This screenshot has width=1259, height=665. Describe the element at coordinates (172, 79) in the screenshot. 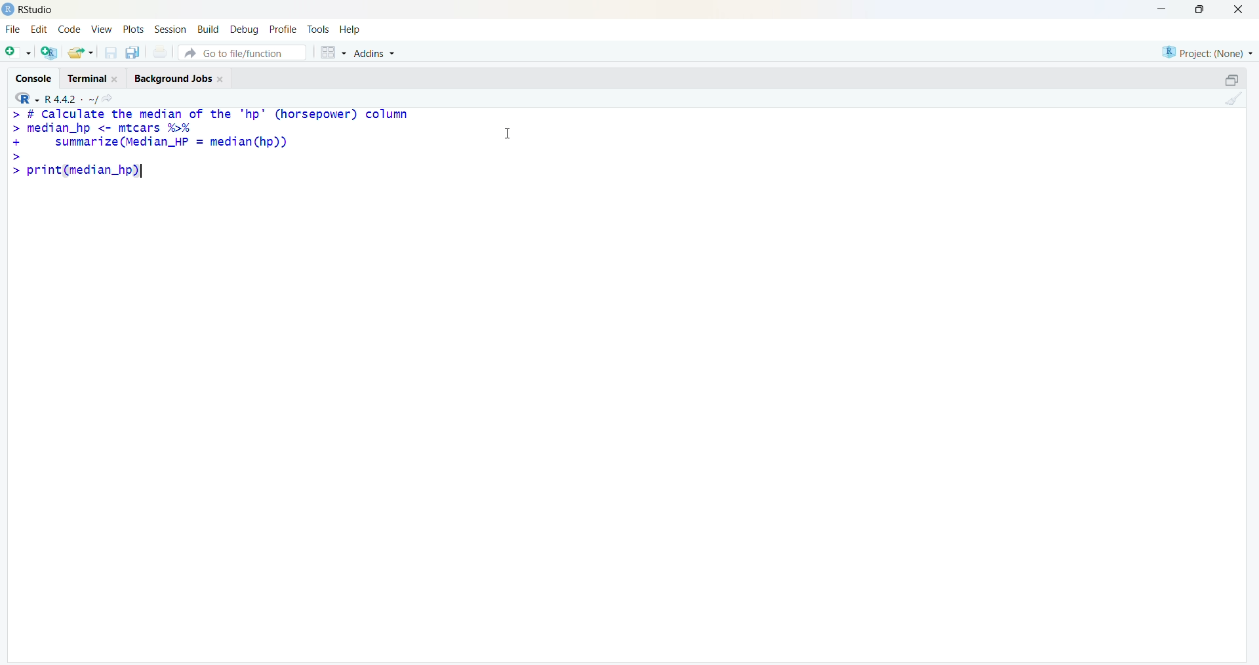

I see `Background jobs` at that location.